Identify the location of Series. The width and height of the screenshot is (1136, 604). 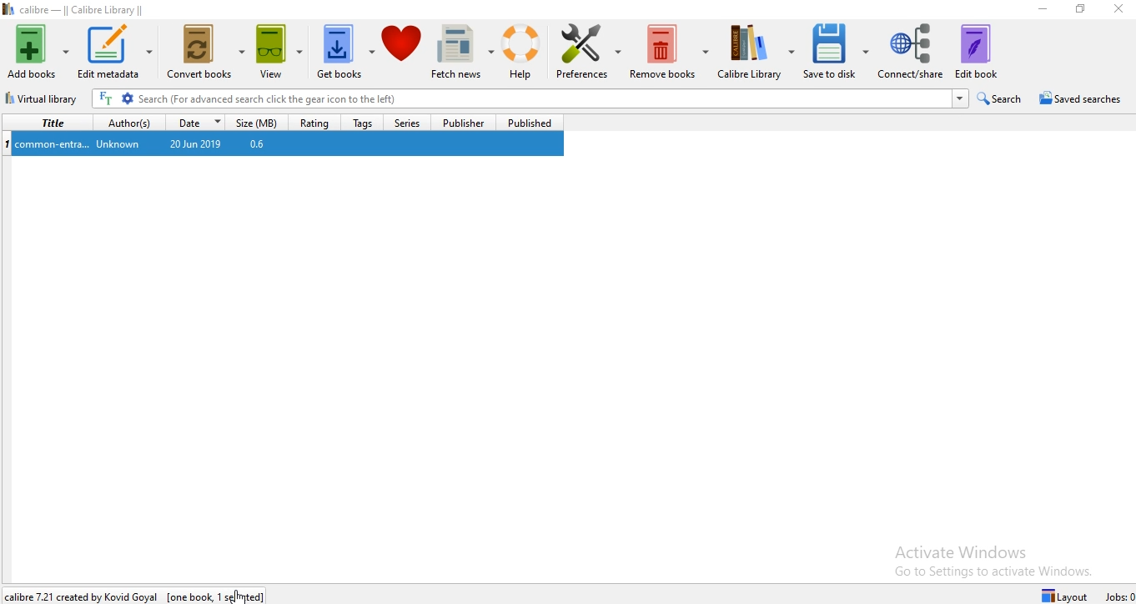
(405, 123).